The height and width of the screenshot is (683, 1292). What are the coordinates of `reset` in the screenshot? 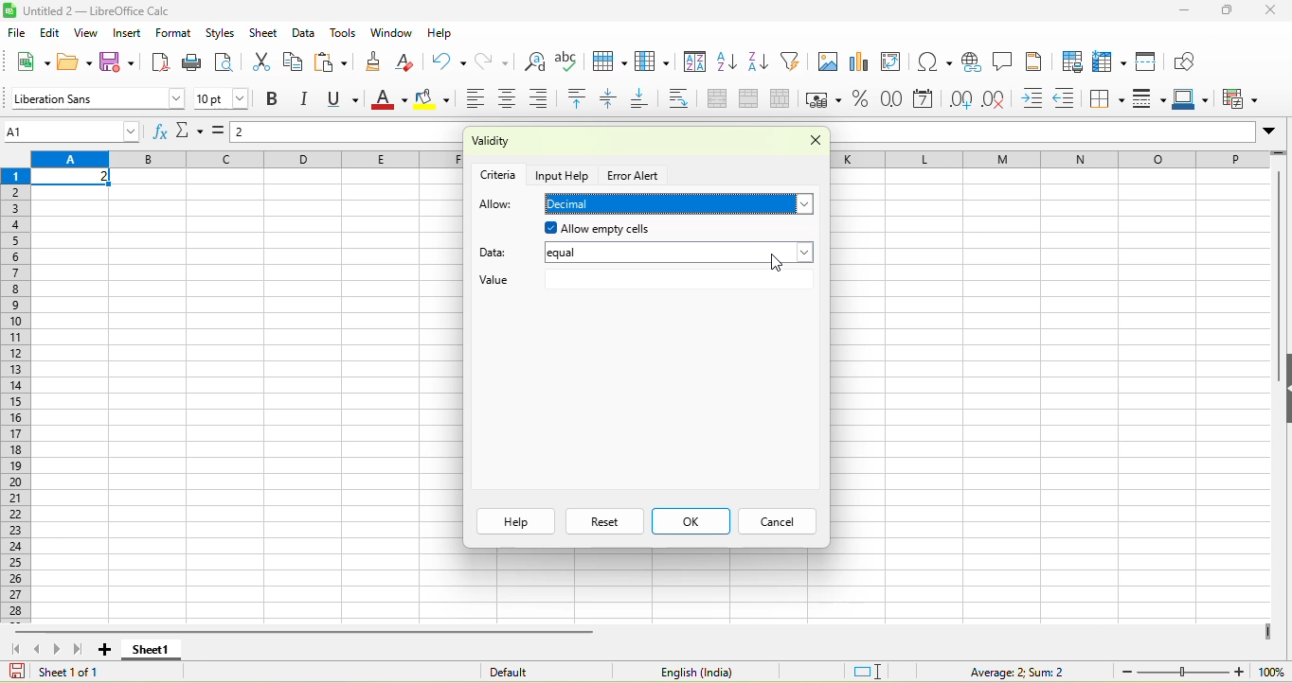 It's located at (604, 521).